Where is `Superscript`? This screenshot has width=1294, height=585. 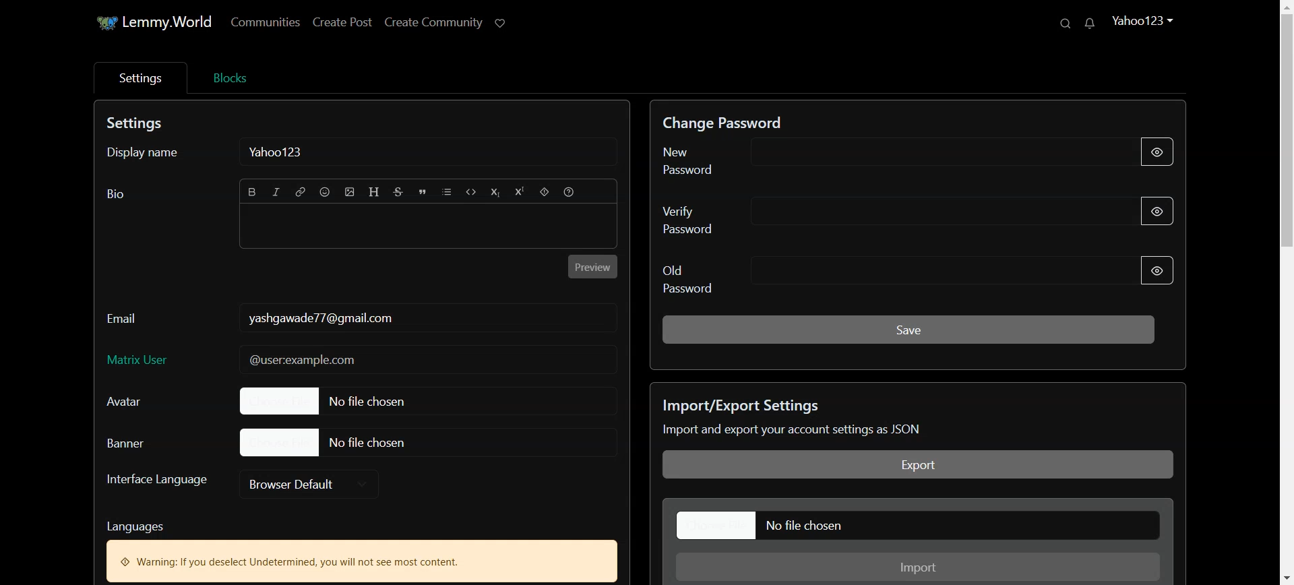 Superscript is located at coordinates (518, 193).